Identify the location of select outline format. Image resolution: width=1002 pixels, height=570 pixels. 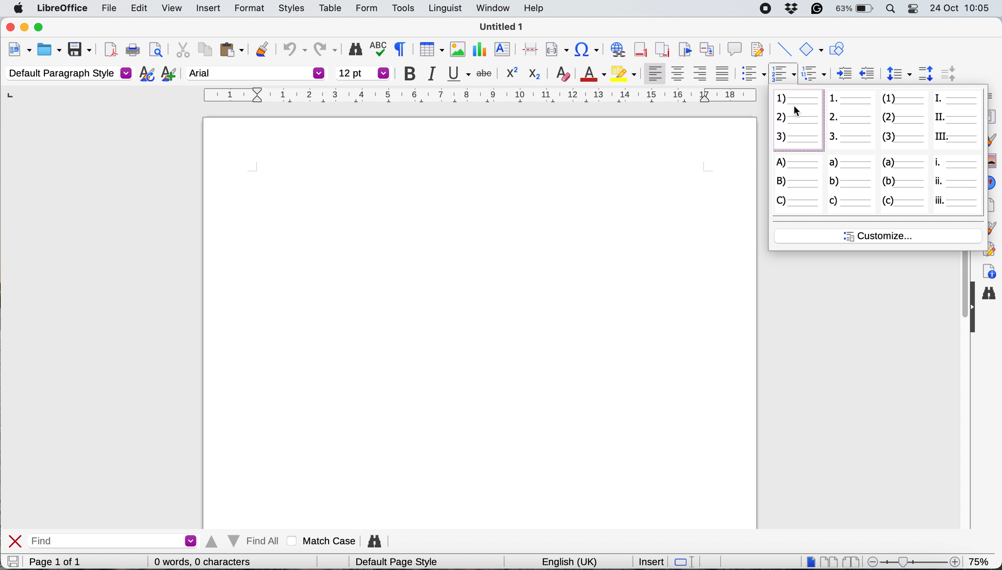
(817, 73).